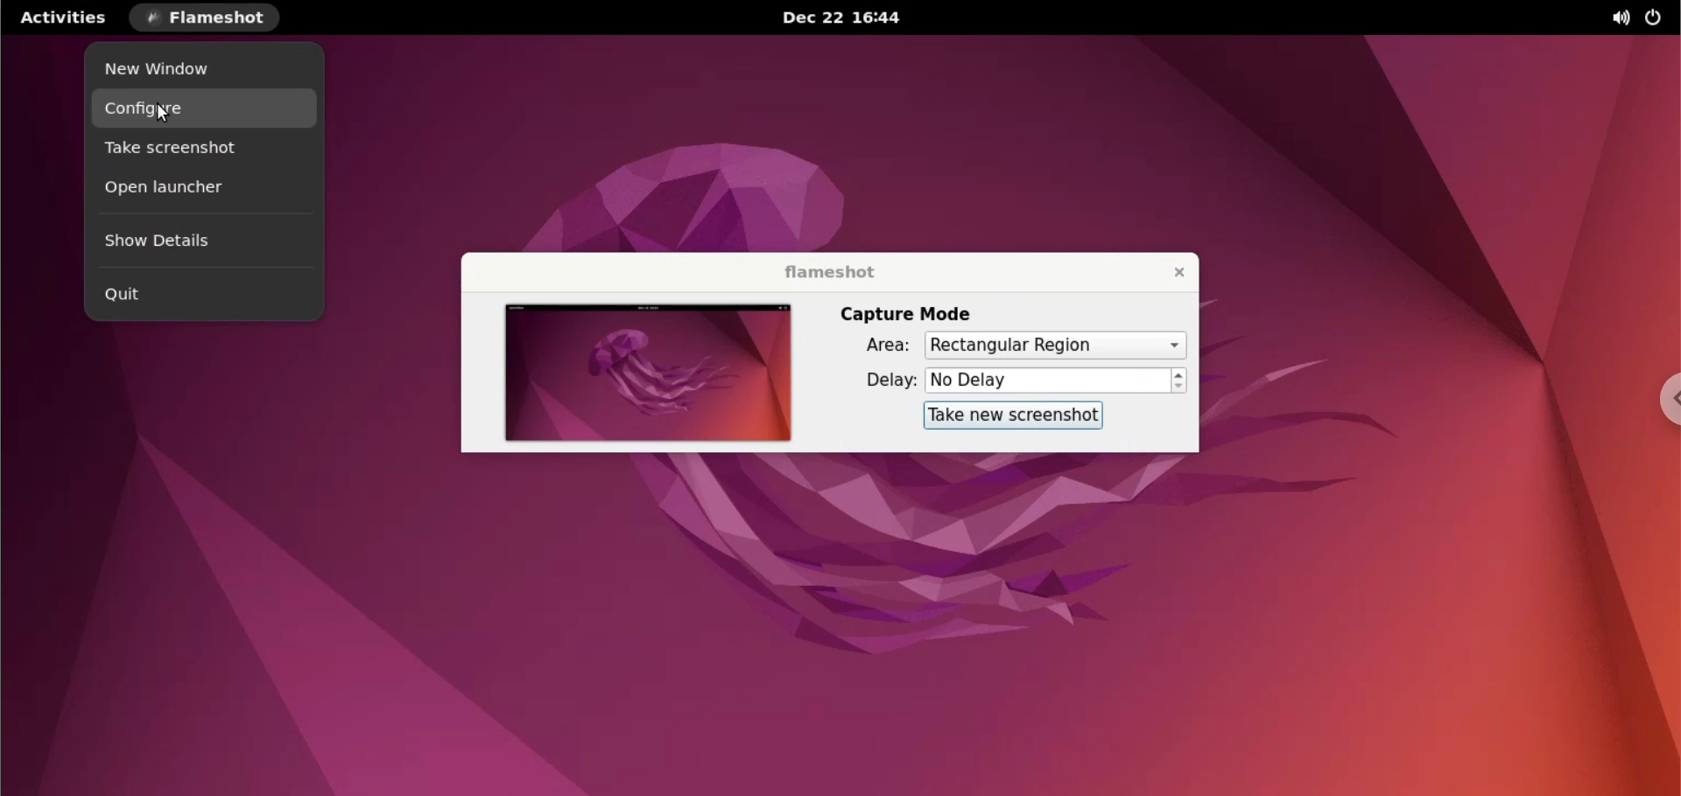 The image size is (1681, 796). I want to click on close, so click(1172, 271).